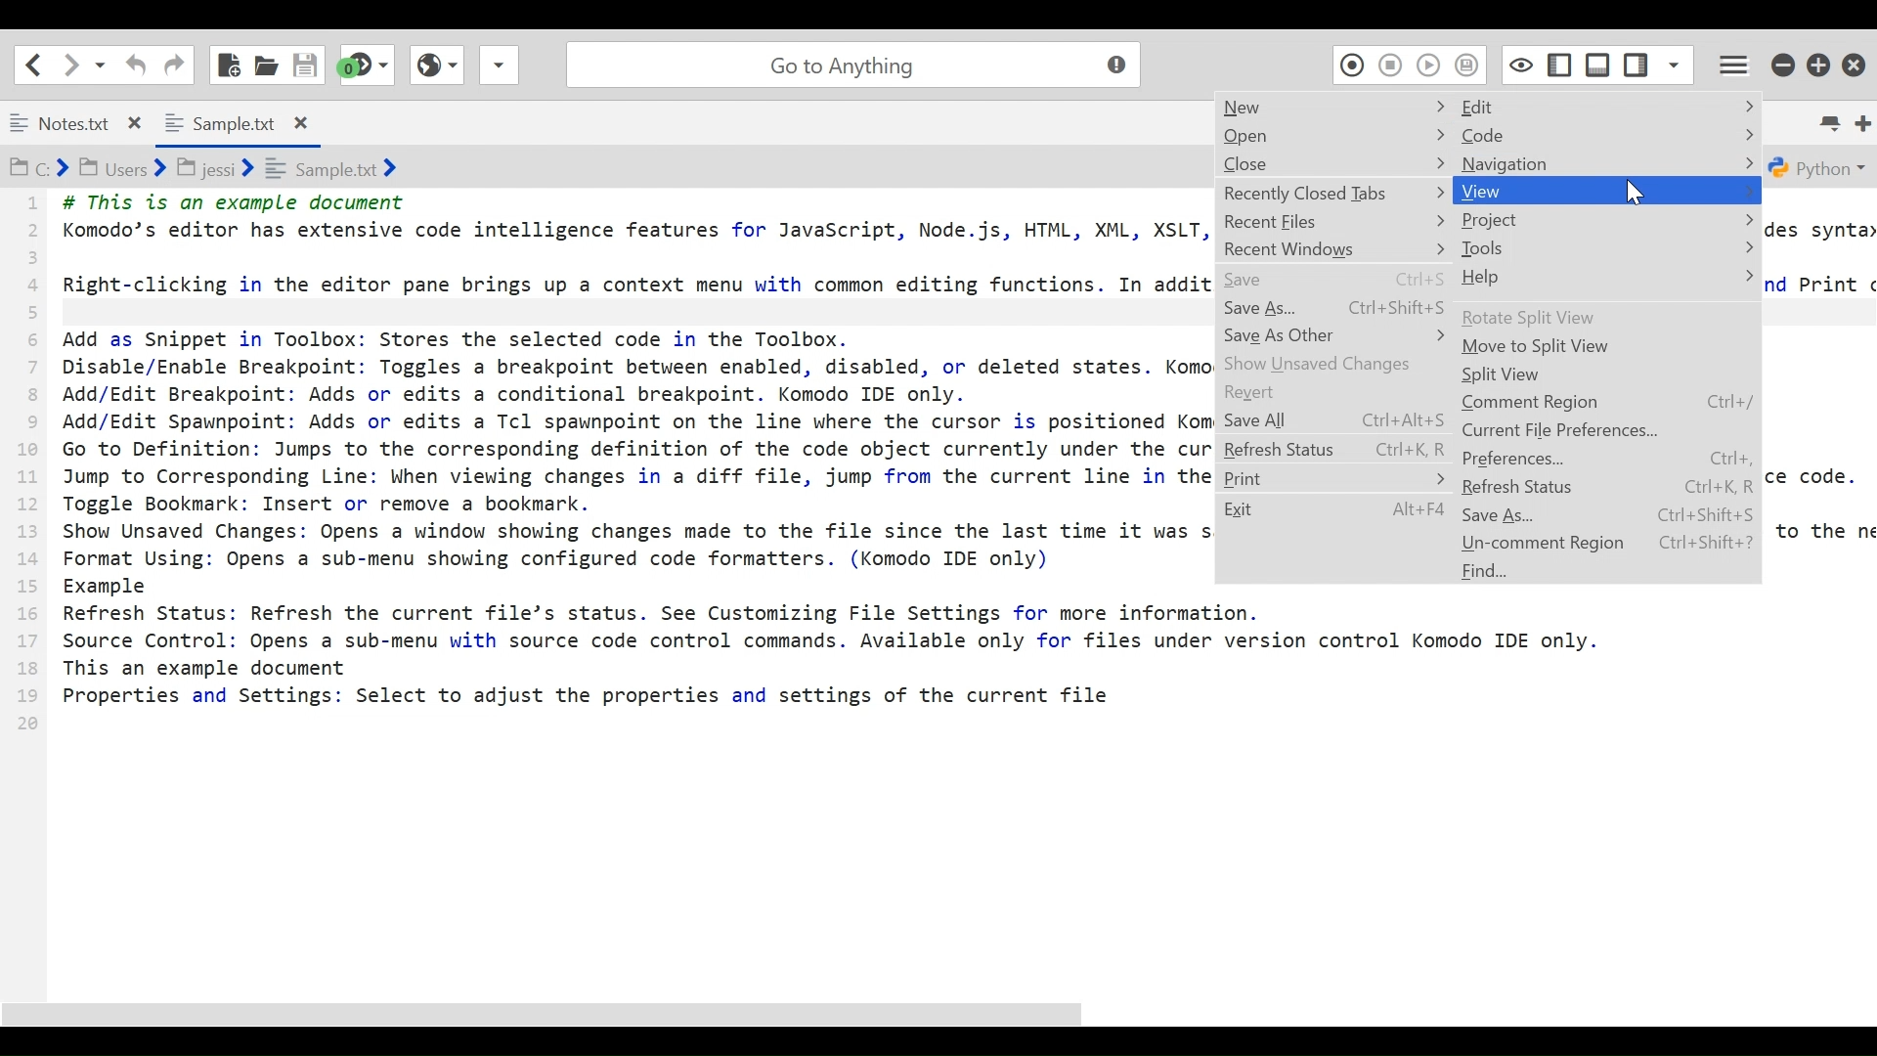 The width and height of the screenshot is (1877, 1056). What do you see at coordinates (1610, 248) in the screenshot?
I see `Tools` at bounding box center [1610, 248].